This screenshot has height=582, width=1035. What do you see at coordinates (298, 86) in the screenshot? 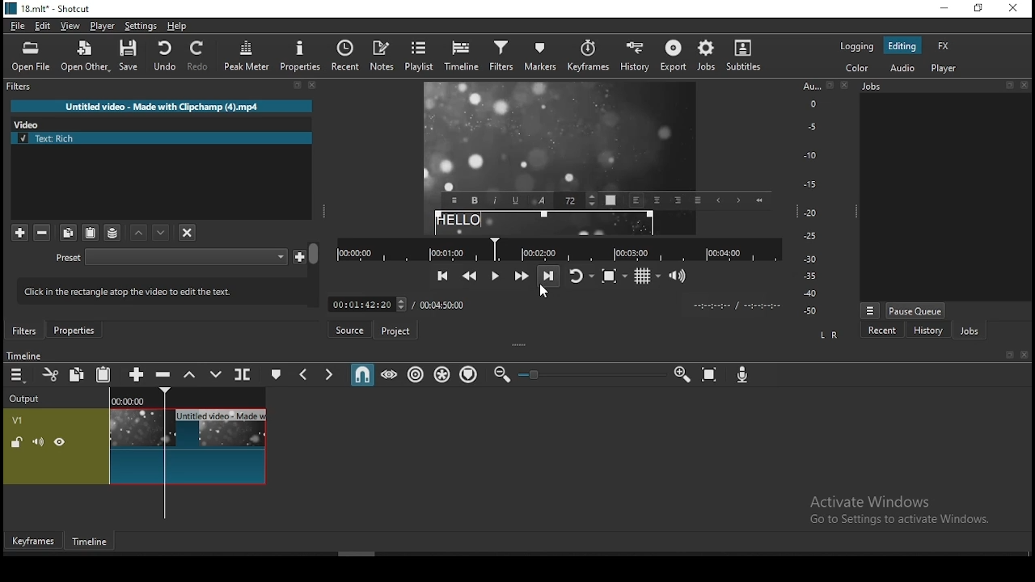
I see `Detach` at bounding box center [298, 86].